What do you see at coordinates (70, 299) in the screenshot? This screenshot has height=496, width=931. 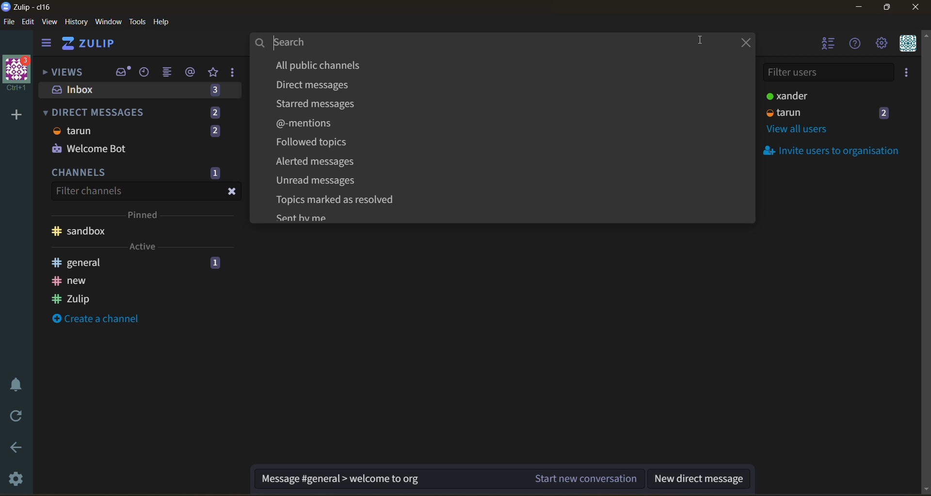 I see `# Zulip` at bounding box center [70, 299].